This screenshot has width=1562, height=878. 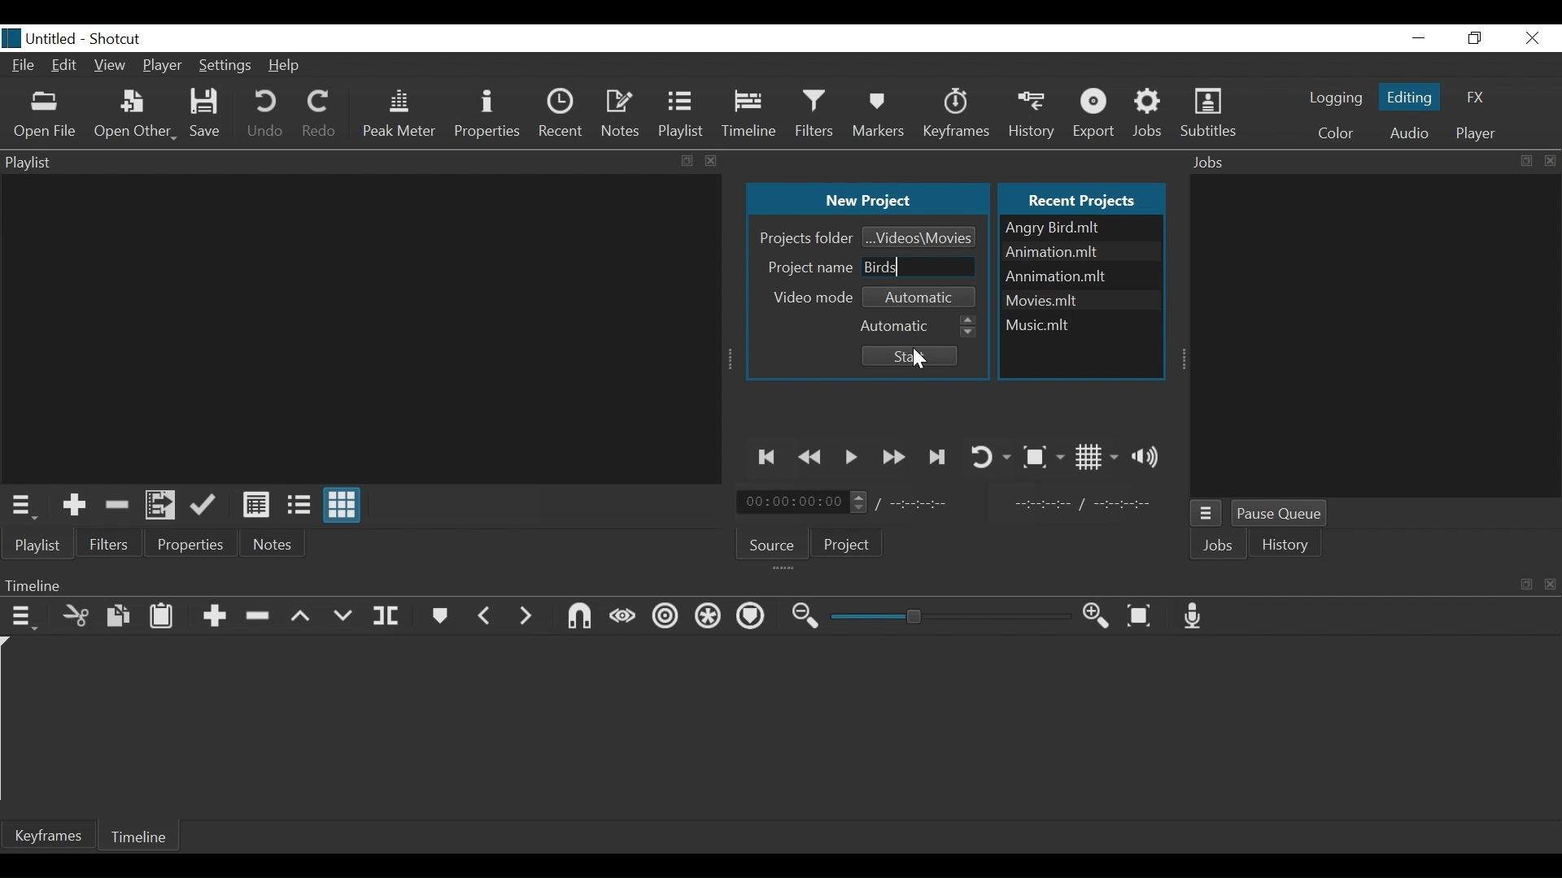 I want to click on Jobs Panel, so click(x=1373, y=162).